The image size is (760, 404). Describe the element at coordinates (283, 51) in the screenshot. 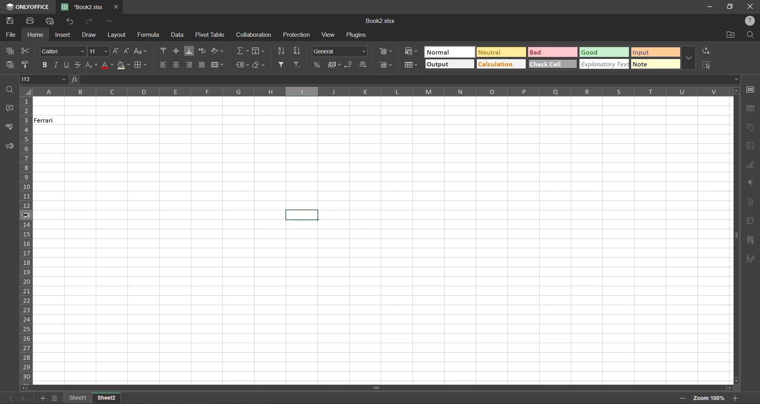

I see `sort ascending` at that location.